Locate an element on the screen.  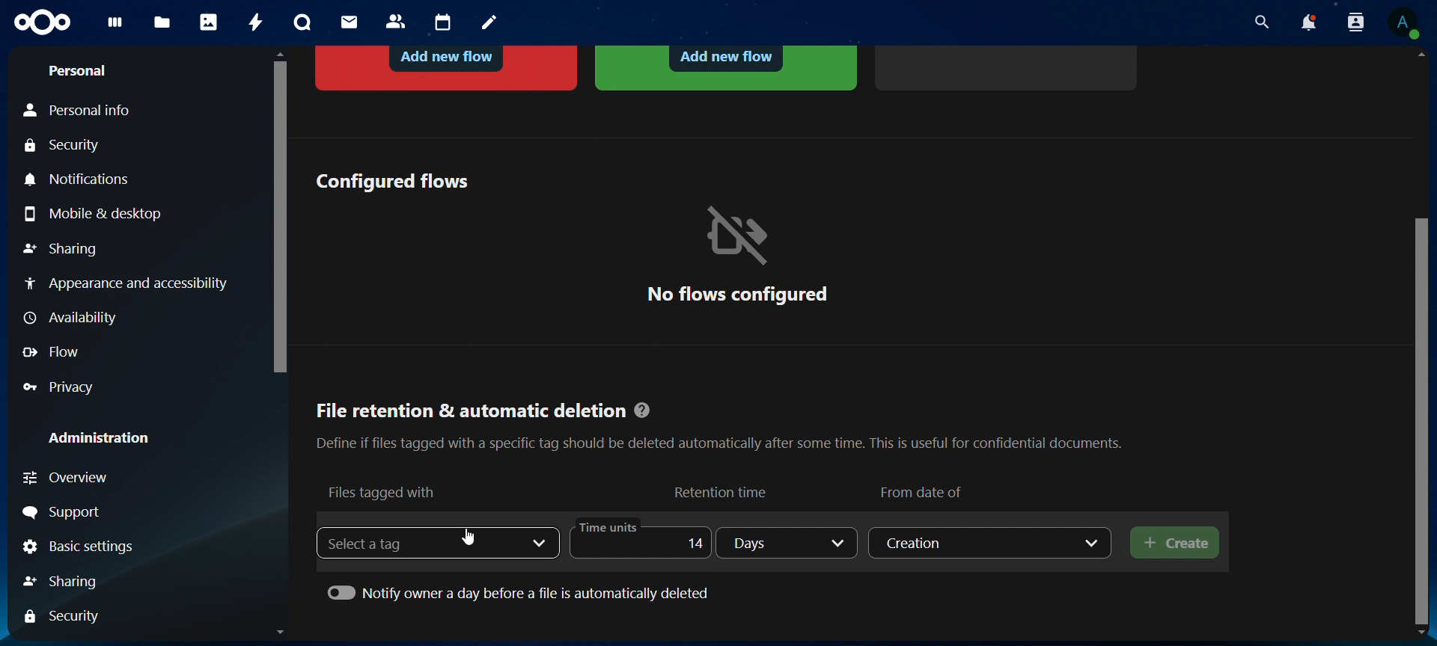
view profile is located at coordinates (1403, 22).